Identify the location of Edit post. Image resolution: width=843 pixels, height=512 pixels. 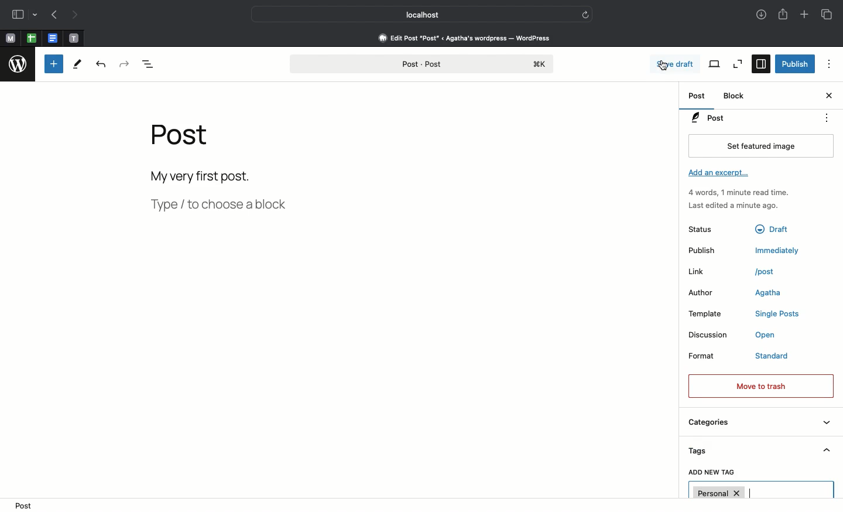
(472, 37).